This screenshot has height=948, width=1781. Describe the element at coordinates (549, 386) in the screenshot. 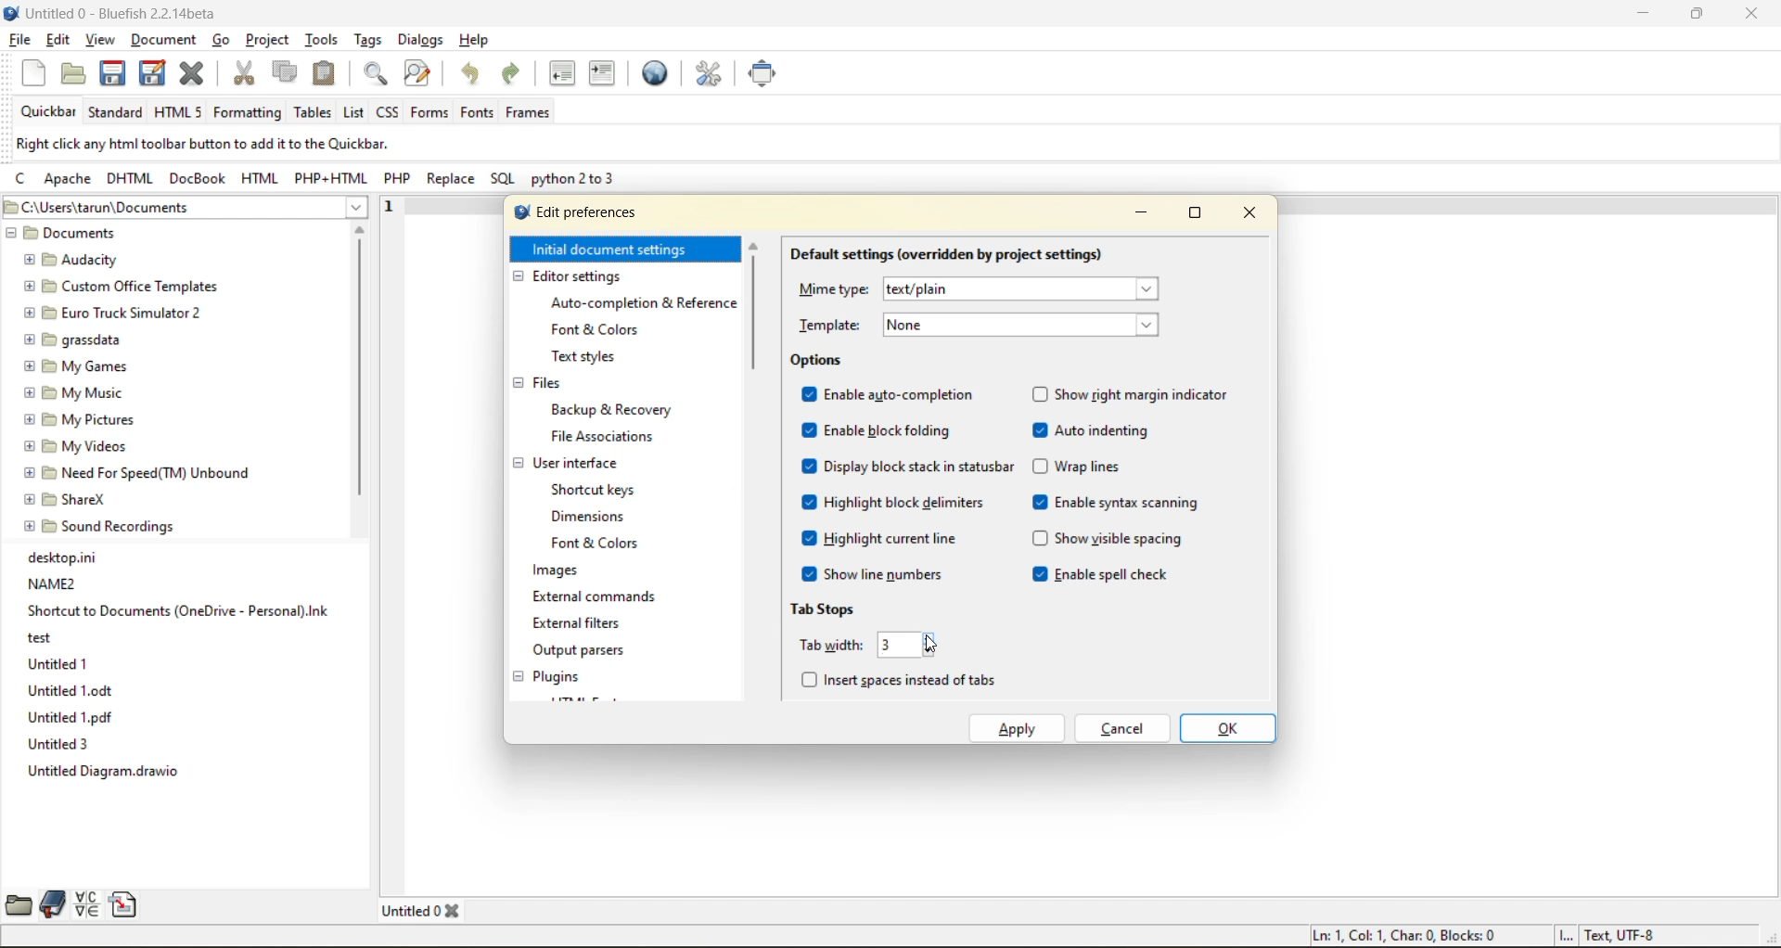

I see `files` at that location.